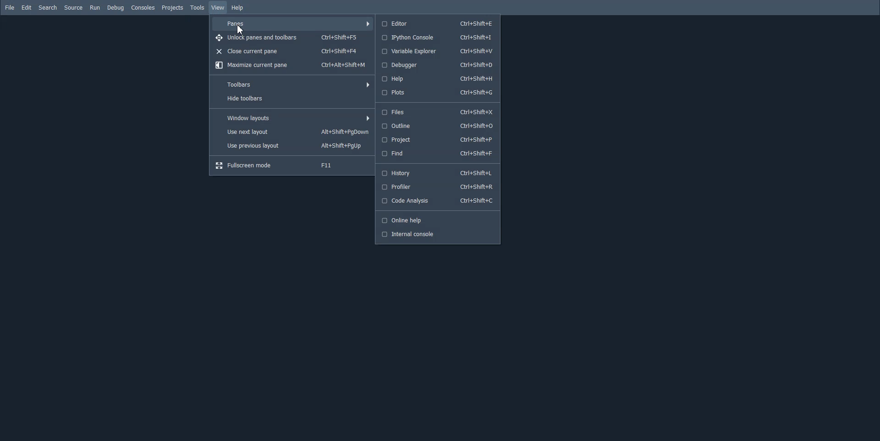 The height and width of the screenshot is (441, 880). I want to click on Close current pane, so click(291, 51).